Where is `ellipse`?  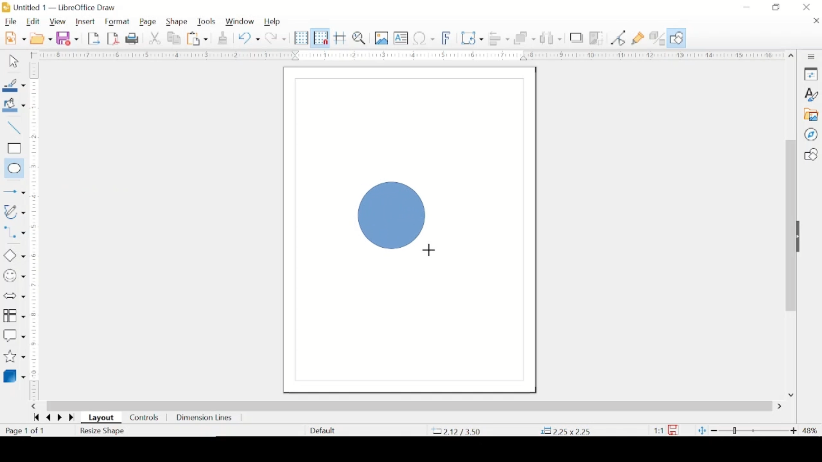 ellipse is located at coordinates (12, 168).